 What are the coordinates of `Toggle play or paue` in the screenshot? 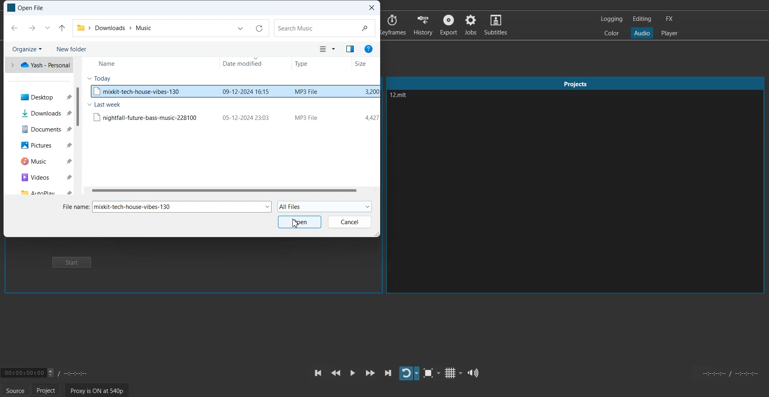 It's located at (352, 373).